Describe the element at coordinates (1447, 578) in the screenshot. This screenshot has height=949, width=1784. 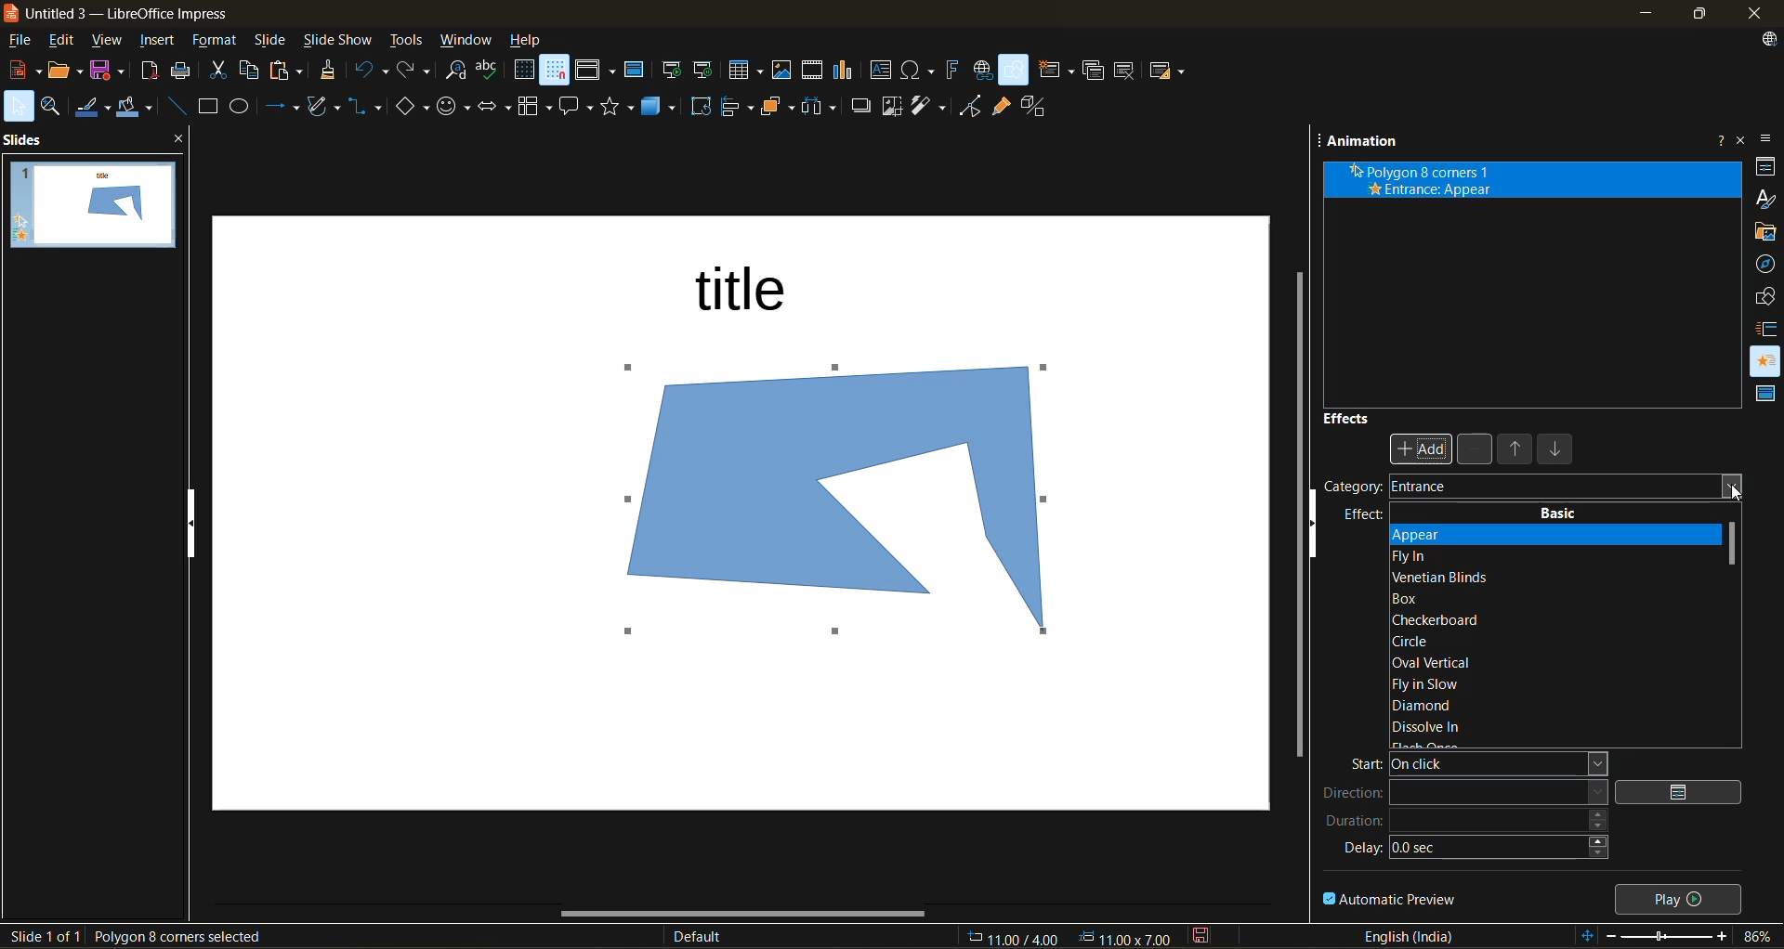
I see `venetian blinds` at that location.